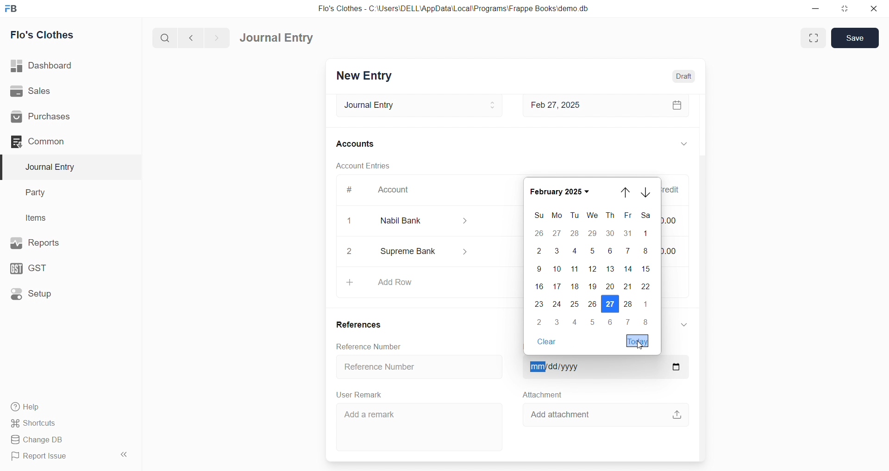 This screenshot has width=889, height=471. What do you see at coordinates (55, 243) in the screenshot?
I see `Reports` at bounding box center [55, 243].